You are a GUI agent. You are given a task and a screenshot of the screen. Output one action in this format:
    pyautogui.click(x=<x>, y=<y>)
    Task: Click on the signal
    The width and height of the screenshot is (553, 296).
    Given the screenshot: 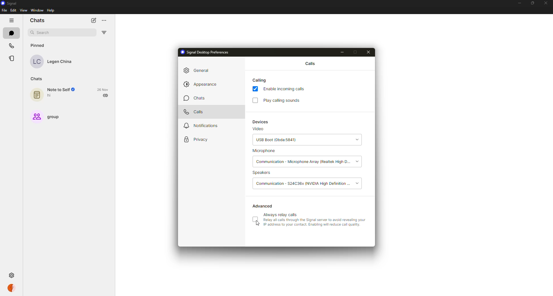 What is the action you would take?
    pyautogui.click(x=9, y=3)
    